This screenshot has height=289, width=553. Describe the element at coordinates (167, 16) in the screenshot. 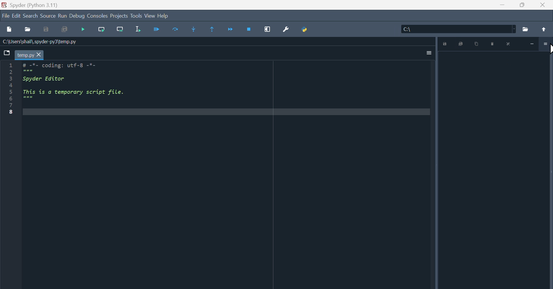

I see `help` at that location.